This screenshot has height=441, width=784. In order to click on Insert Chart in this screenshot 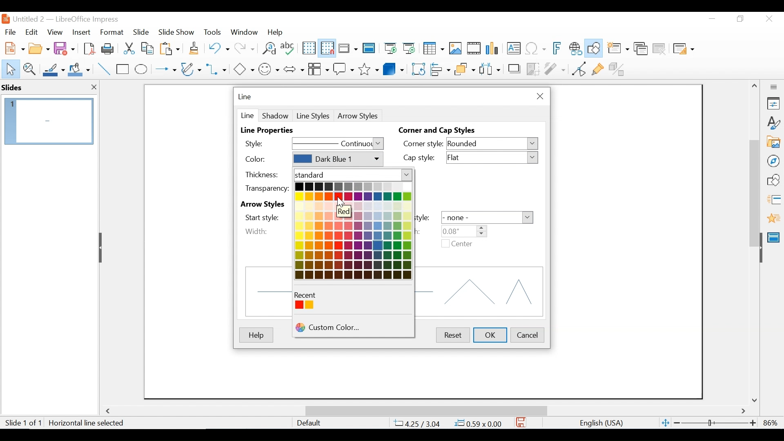, I will do `click(493, 49)`.